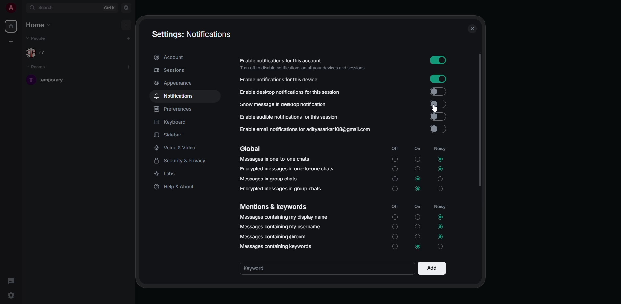 The height and width of the screenshot is (304, 621). Describe the element at coordinates (479, 120) in the screenshot. I see `scroll bar` at that location.